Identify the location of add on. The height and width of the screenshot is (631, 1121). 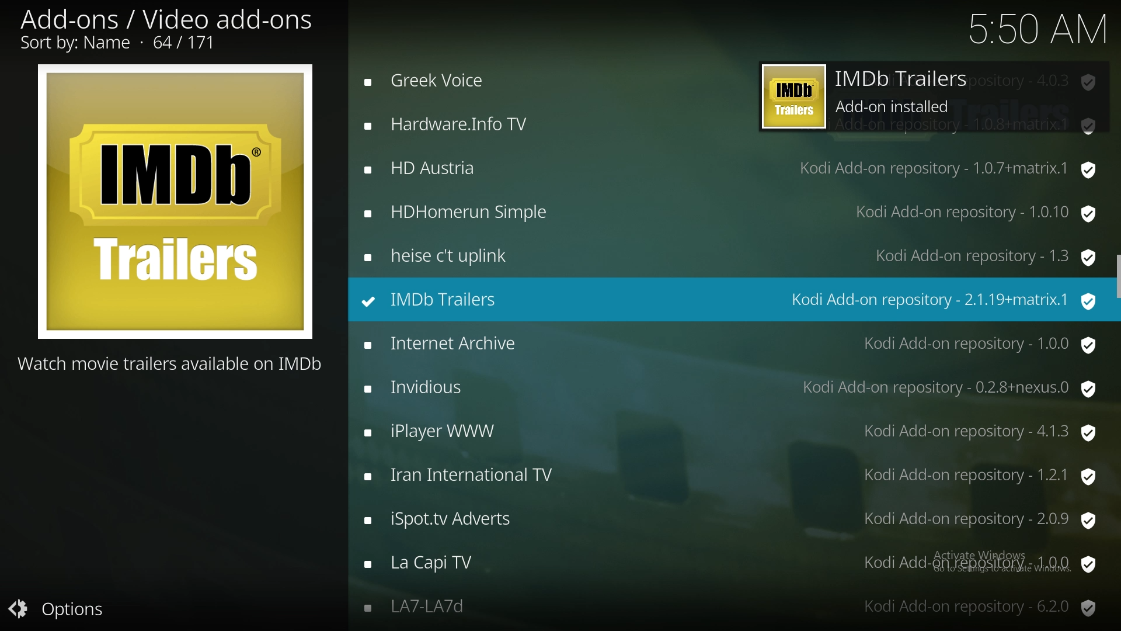
(730, 344).